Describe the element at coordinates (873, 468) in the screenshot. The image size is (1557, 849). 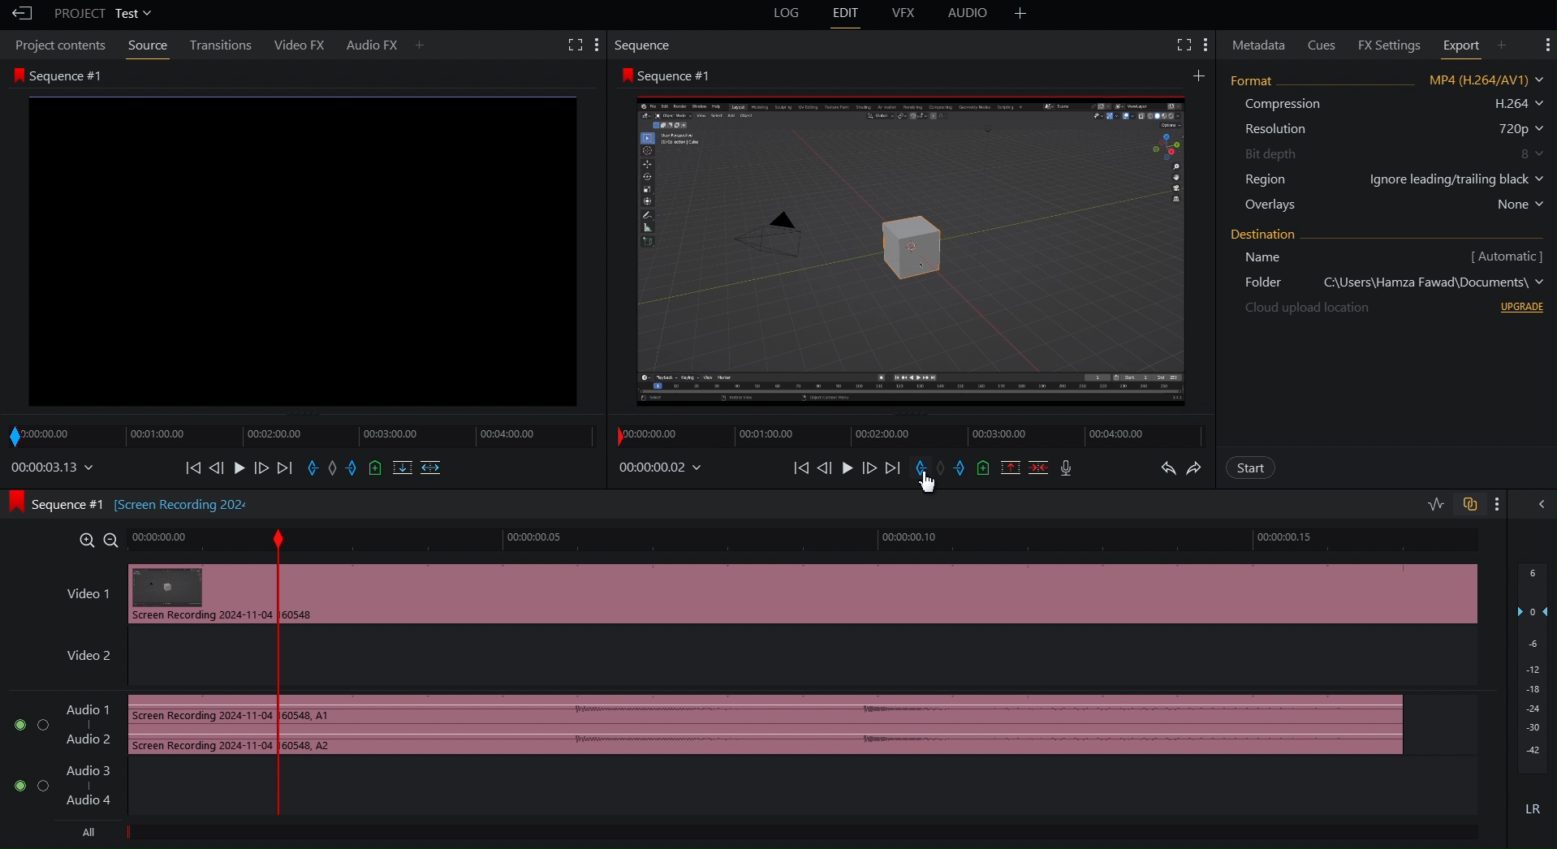
I see `Move Forward` at that location.